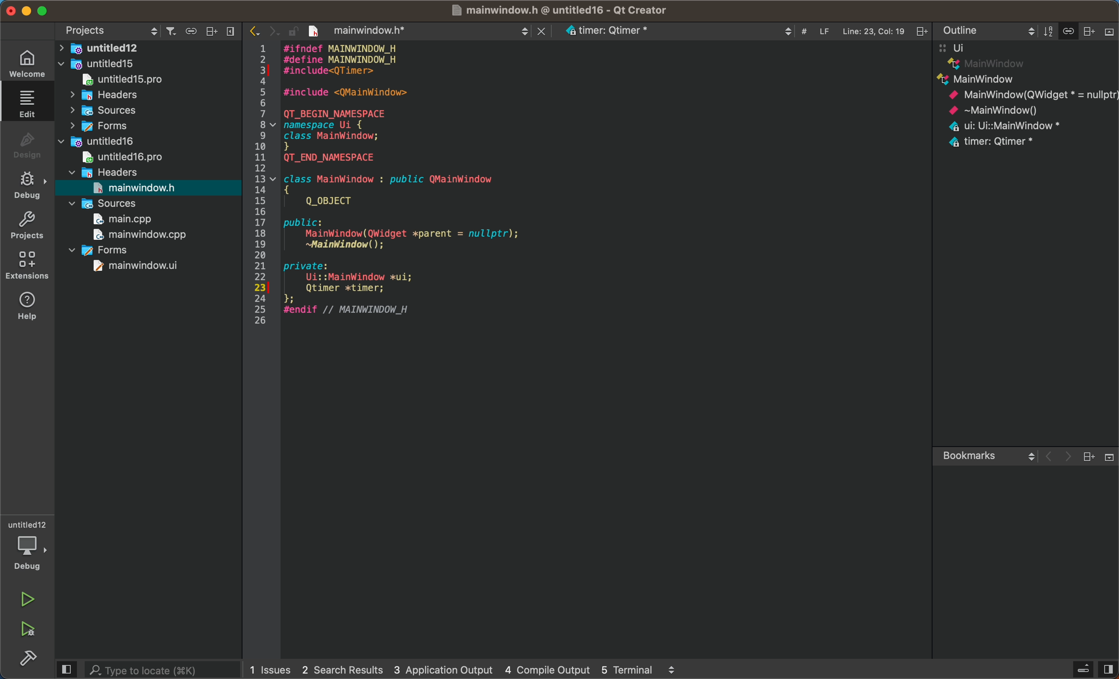  Describe the element at coordinates (356, 291) in the screenshot. I see `timer code` at that location.